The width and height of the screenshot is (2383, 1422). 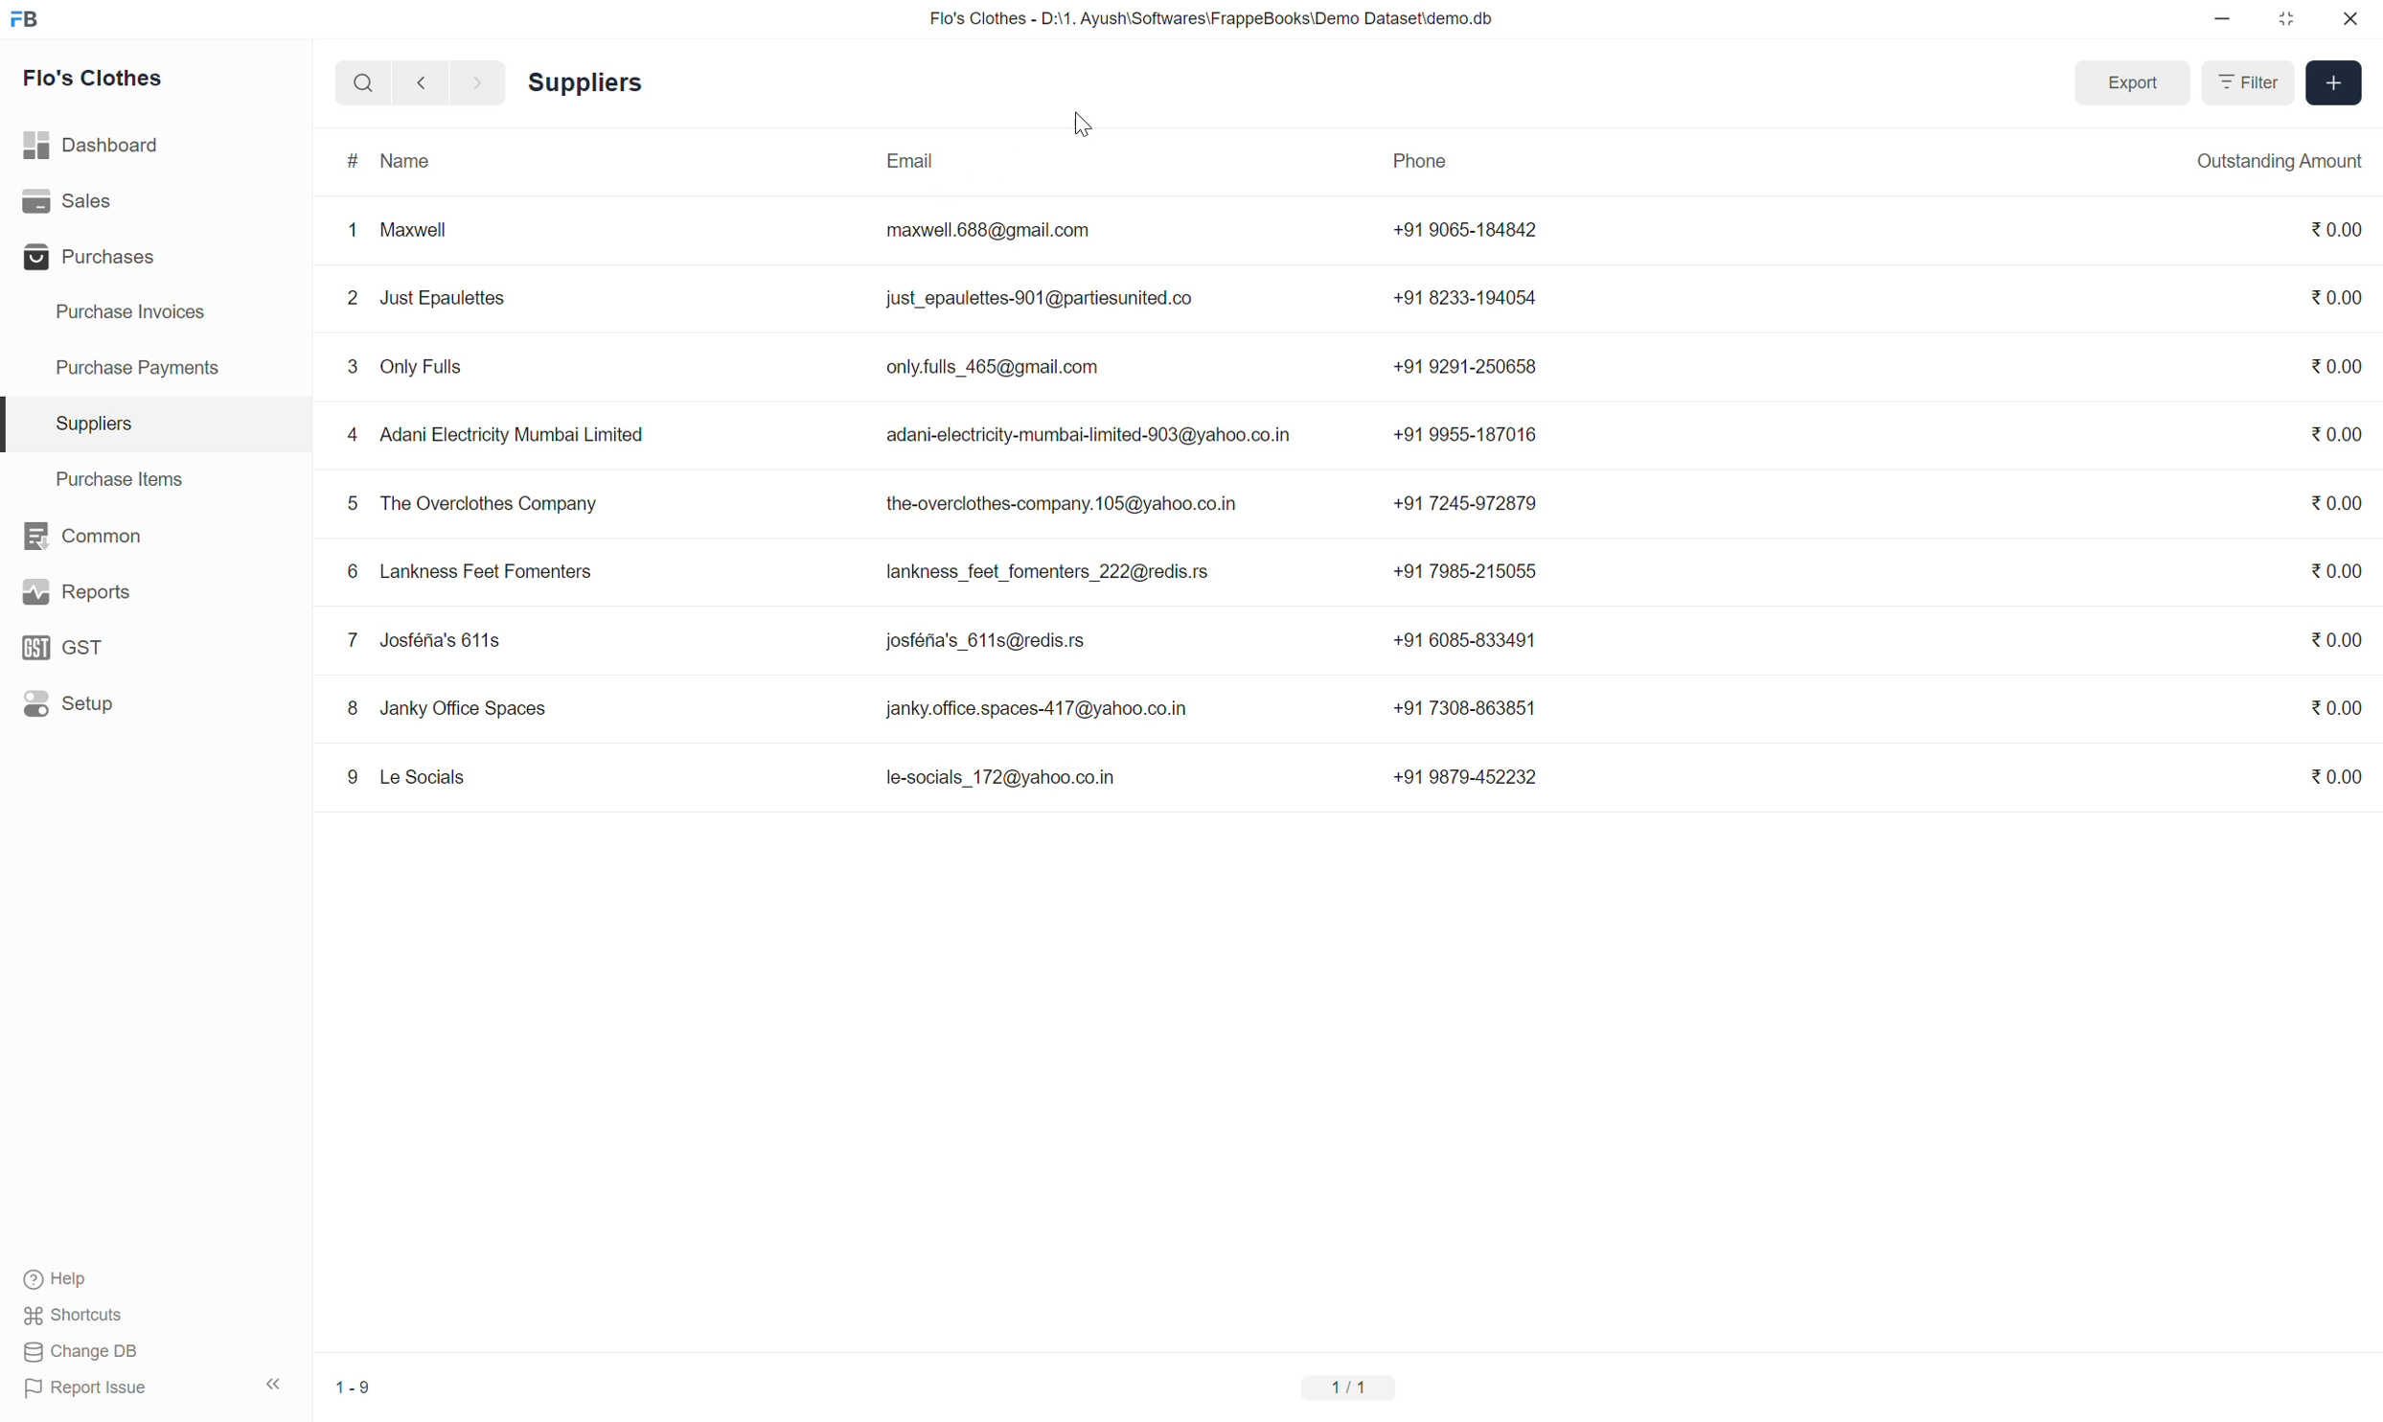 What do you see at coordinates (1053, 575) in the screenshot?
I see `lankness_feet_fomenters_222@redis.rs` at bounding box center [1053, 575].